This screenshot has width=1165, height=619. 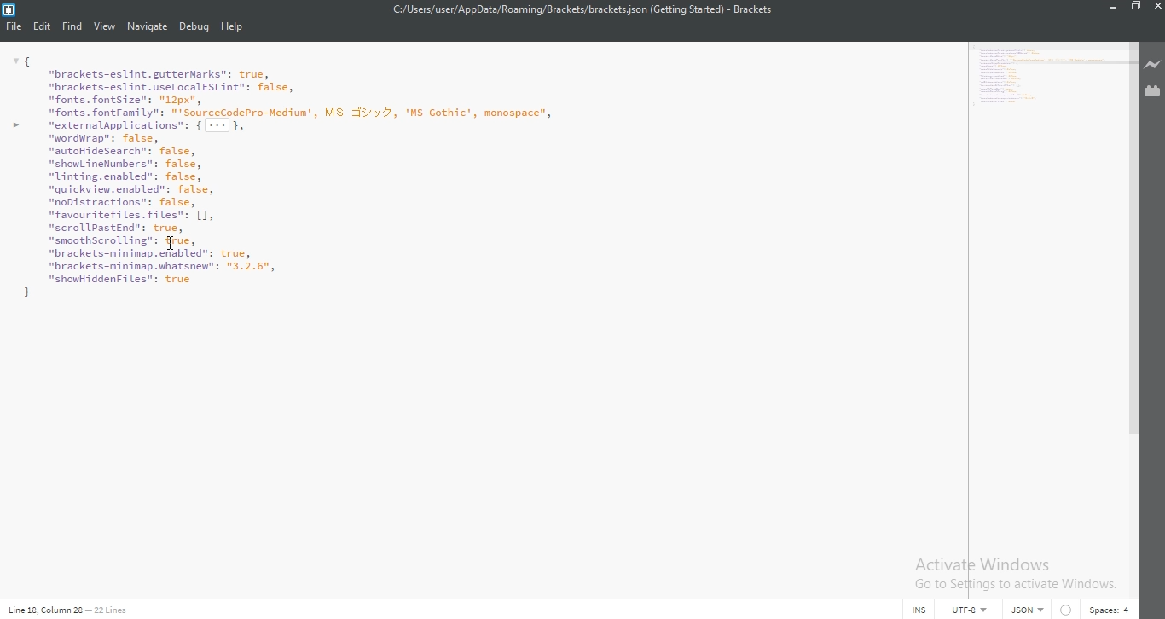 What do you see at coordinates (1045, 78) in the screenshot?
I see `M | "brackets-eslint. gutterMarks": true, "brackets-eslint.useLocalESLint": false, fonts. fontSize": "1px", fonts. fontFamily": "'SourceCodePro-Hediua', MS TJ'y%, 'MS Gothic’, monospace”, > externalapplications™: { ---|}, "wordurap": false, “autoHideSearch”: false, "showLineNumbers": false, "Linting.enabled": false, “quickview.cnabled”: false, "noDistractions": false, "favouritefiles. Files": [1, "scrollPastEnd": true, "smoothScrol ling”: false, "brackets-mininap. enabled": true, "brackets-mininap.whatsnew": "3.2.6", "showiddenFiles": true H` at bounding box center [1045, 78].